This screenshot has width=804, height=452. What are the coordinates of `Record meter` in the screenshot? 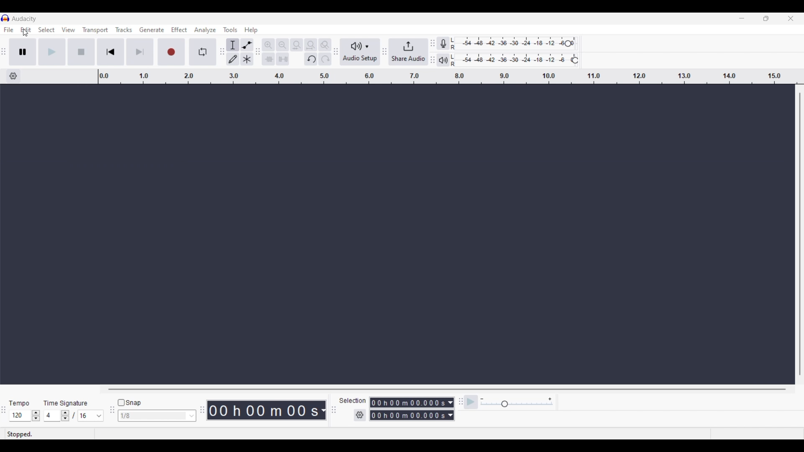 It's located at (447, 44).